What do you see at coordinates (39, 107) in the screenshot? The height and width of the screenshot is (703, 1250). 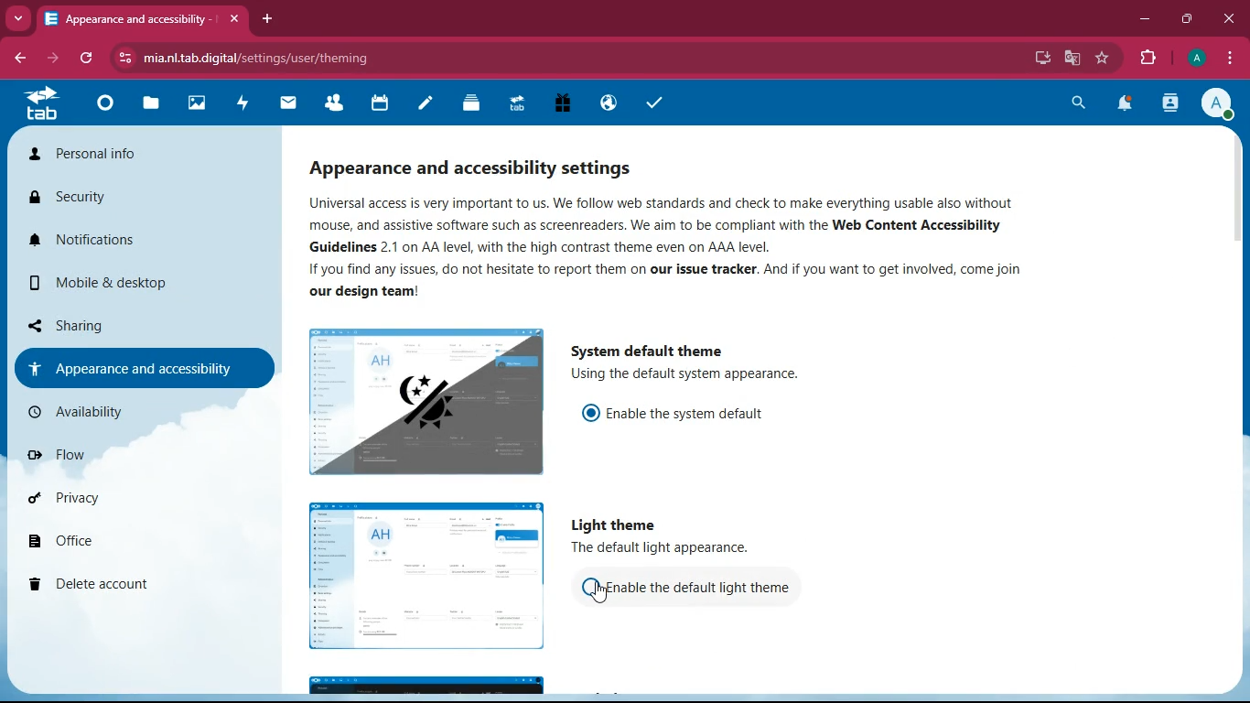 I see `tab` at bounding box center [39, 107].